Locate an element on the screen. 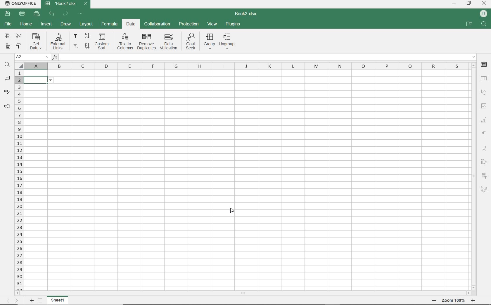 The image size is (491, 305). LIST OF SHEETS is located at coordinates (42, 301).